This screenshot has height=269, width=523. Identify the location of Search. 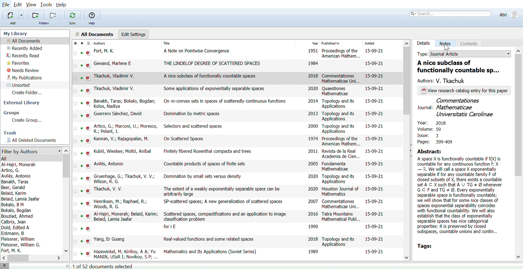
(450, 13).